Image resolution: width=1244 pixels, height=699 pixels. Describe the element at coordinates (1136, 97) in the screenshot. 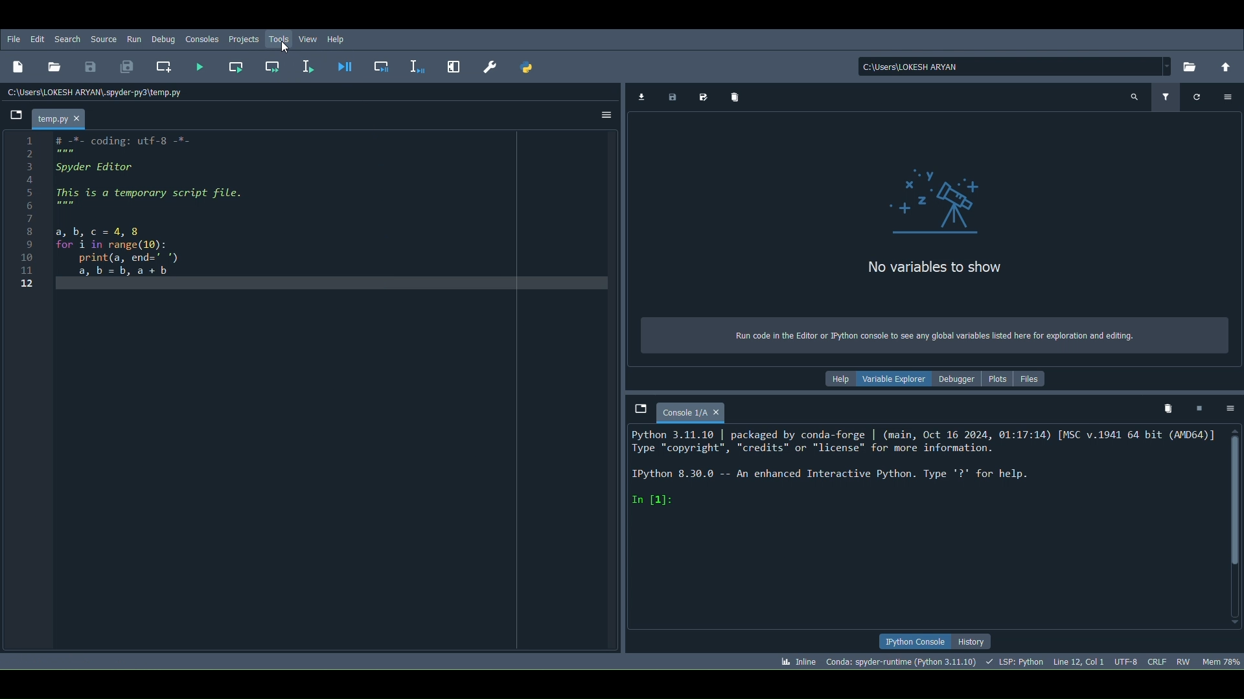

I see `Search variable names and types (Ctrl + F)` at that location.